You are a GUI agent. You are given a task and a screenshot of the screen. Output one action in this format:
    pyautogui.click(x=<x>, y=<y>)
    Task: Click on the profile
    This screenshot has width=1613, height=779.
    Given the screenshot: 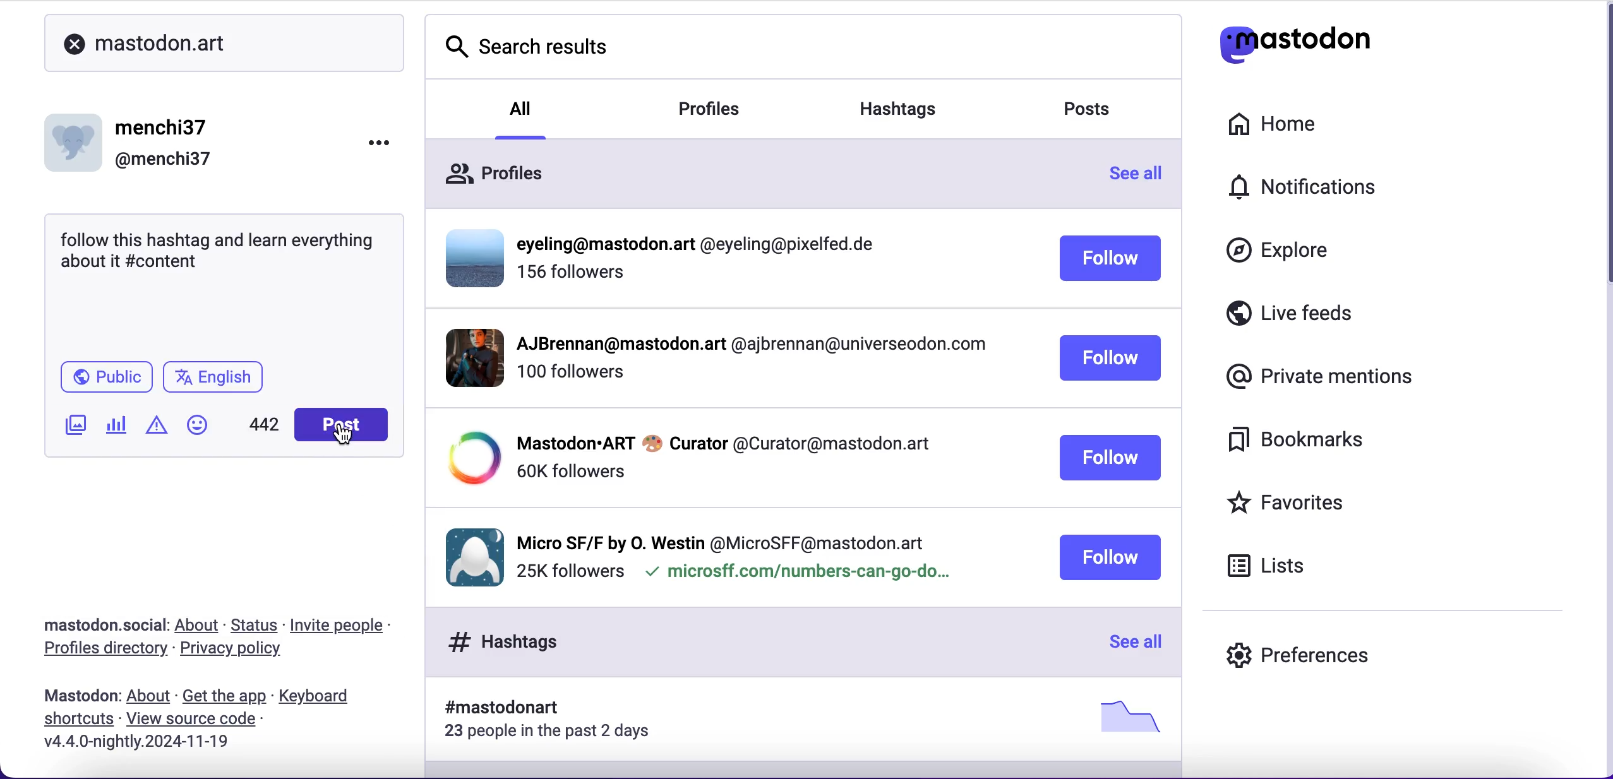 What is the action you would take?
    pyautogui.click(x=723, y=442)
    